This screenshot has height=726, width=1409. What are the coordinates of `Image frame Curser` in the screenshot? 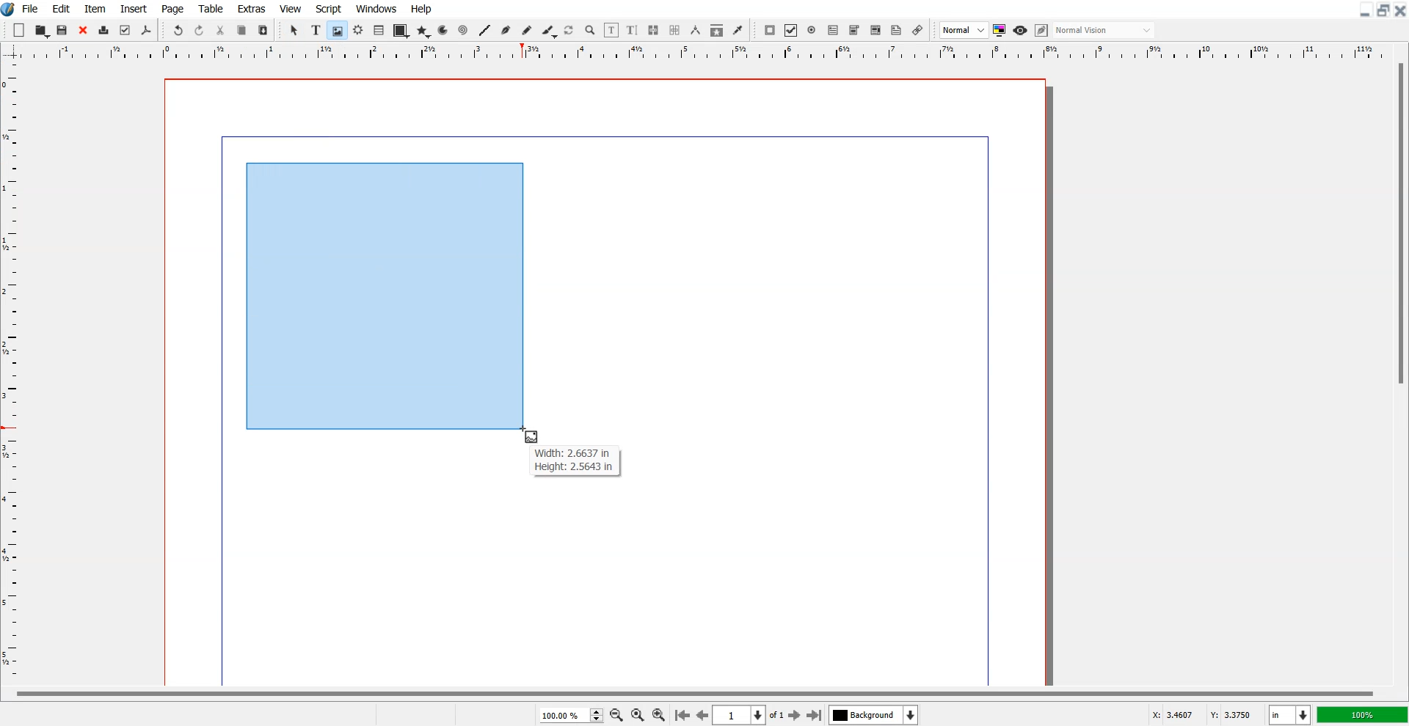 It's located at (533, 436).